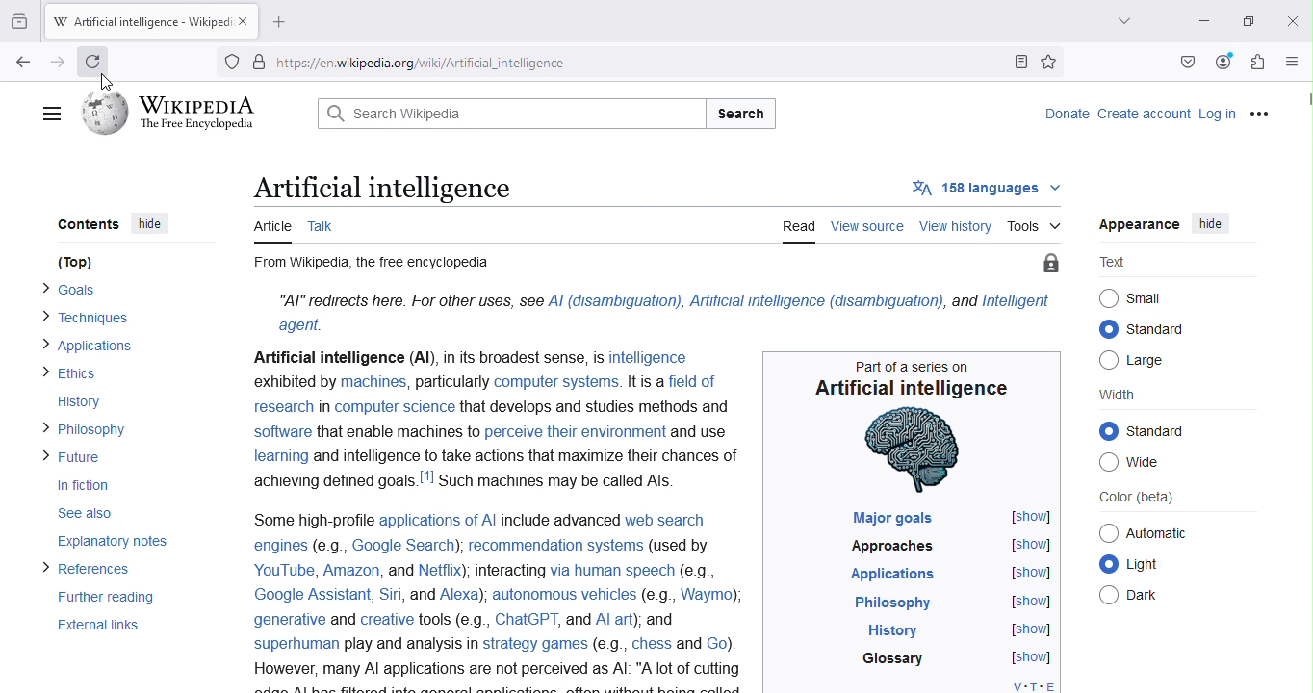 This screenshot has height=693, width=1313. Describe the element at coordinates (491, 668) in the screenshot. I see `However, many Al applications are not perceived as Al: "A lot of cutting` at that location.